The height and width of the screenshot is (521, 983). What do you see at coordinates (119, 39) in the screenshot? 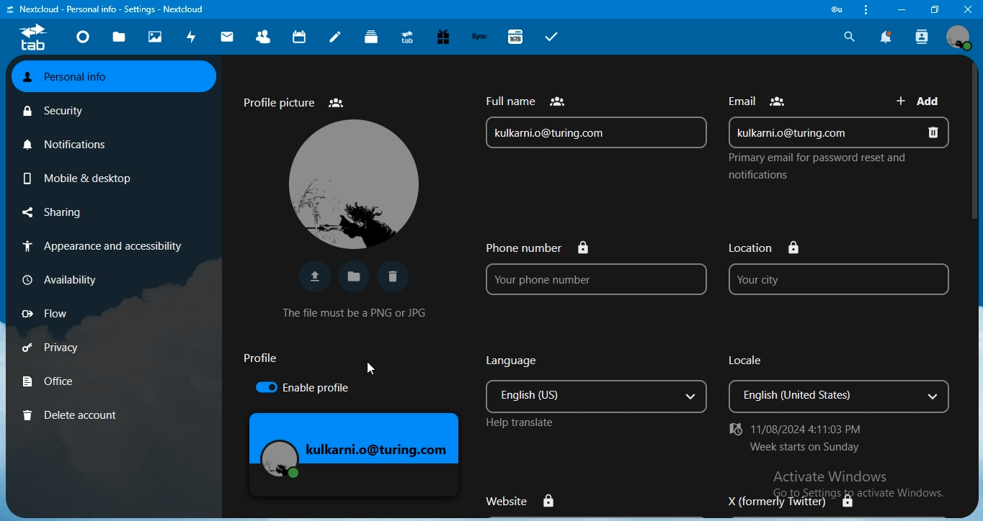
I see `files` at bounding box center [119, 39].